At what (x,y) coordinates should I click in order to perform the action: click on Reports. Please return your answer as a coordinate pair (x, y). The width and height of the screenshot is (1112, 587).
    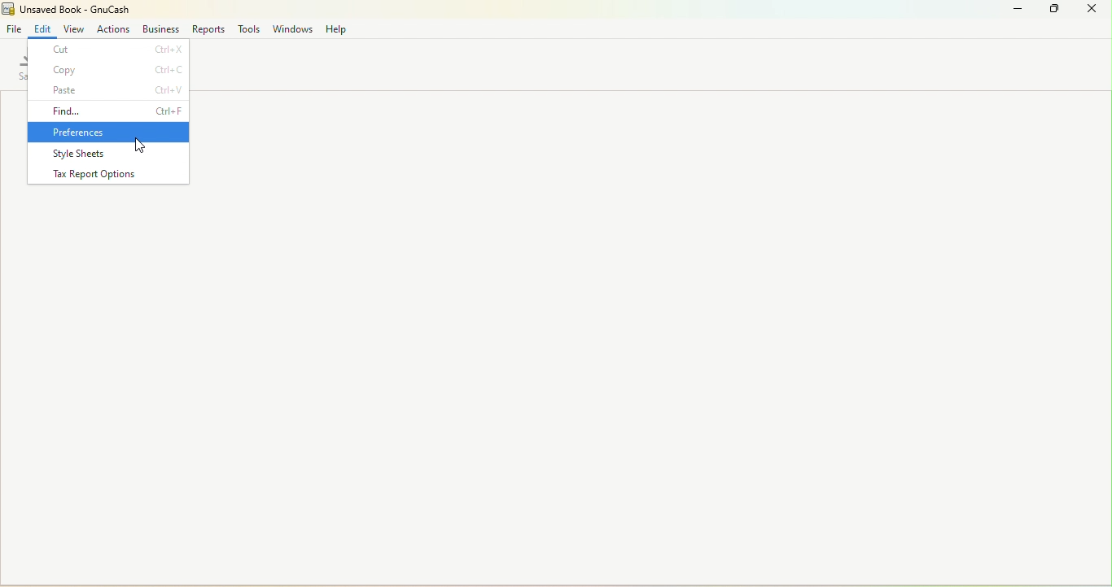
    Looking at the image, I should click on (209, 30).